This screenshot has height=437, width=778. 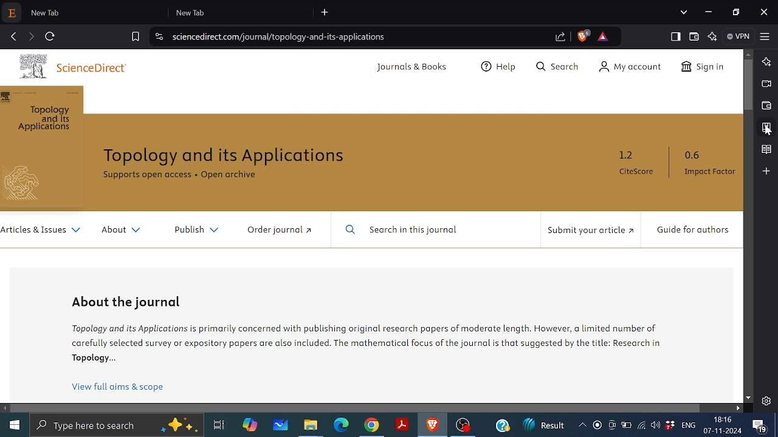 I want to click on Web address of the current tab, so click(x=281, y=36).